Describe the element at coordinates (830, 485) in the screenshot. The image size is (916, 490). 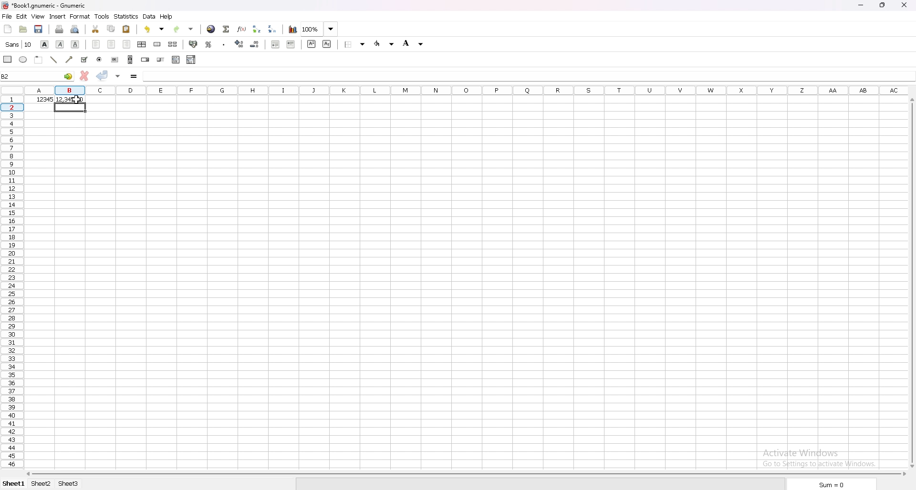
I see `sum=0` at that location.